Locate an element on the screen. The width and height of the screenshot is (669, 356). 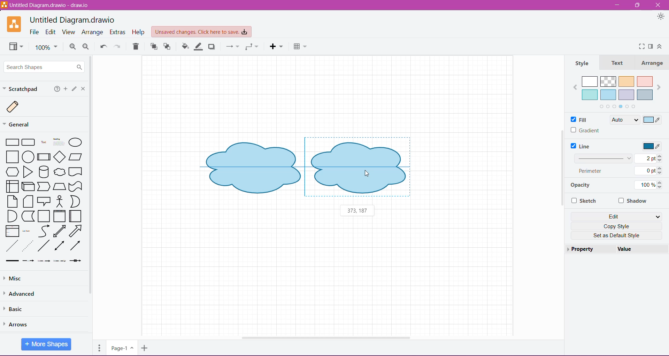
Application Logo is located at coordinates (15, 24).